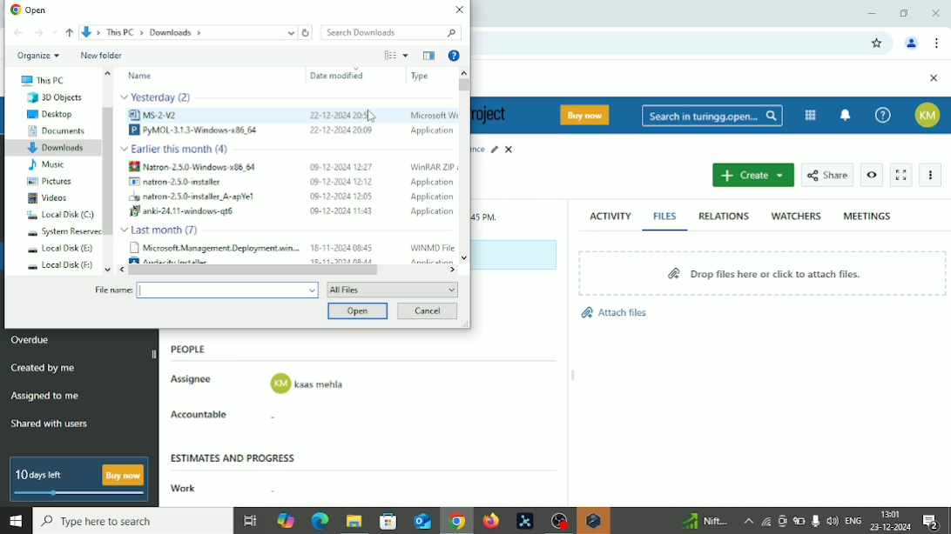 The image size is (951, 534). What do you see at coordinates (307, 33) in the screenshot?
I see `Refresh` at bounding box center [307, 33].